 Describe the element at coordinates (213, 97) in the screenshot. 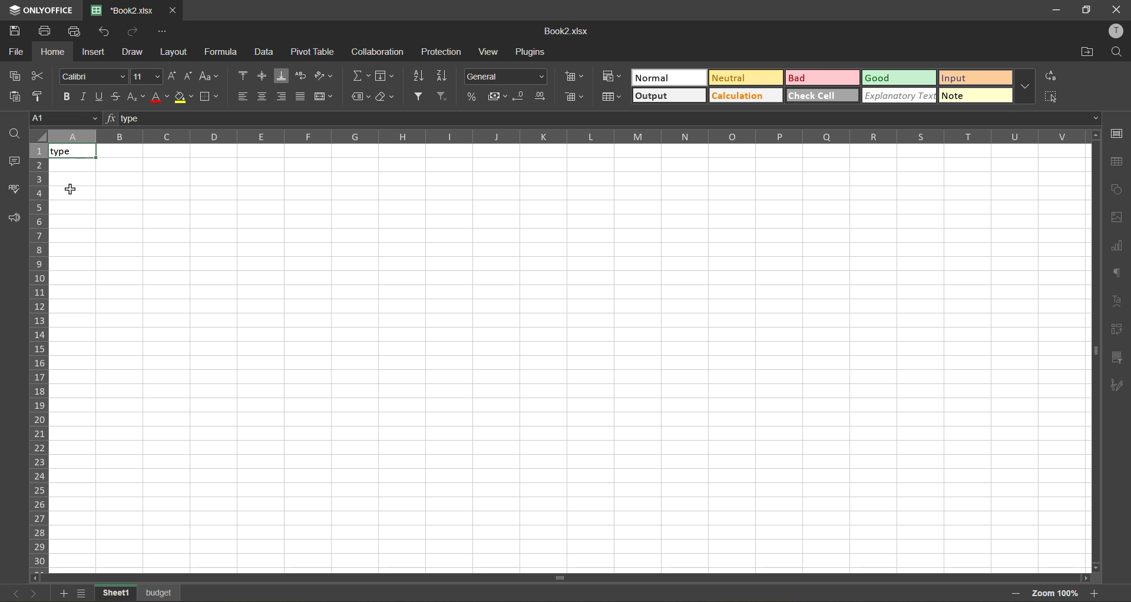

I see `borders` at that location.